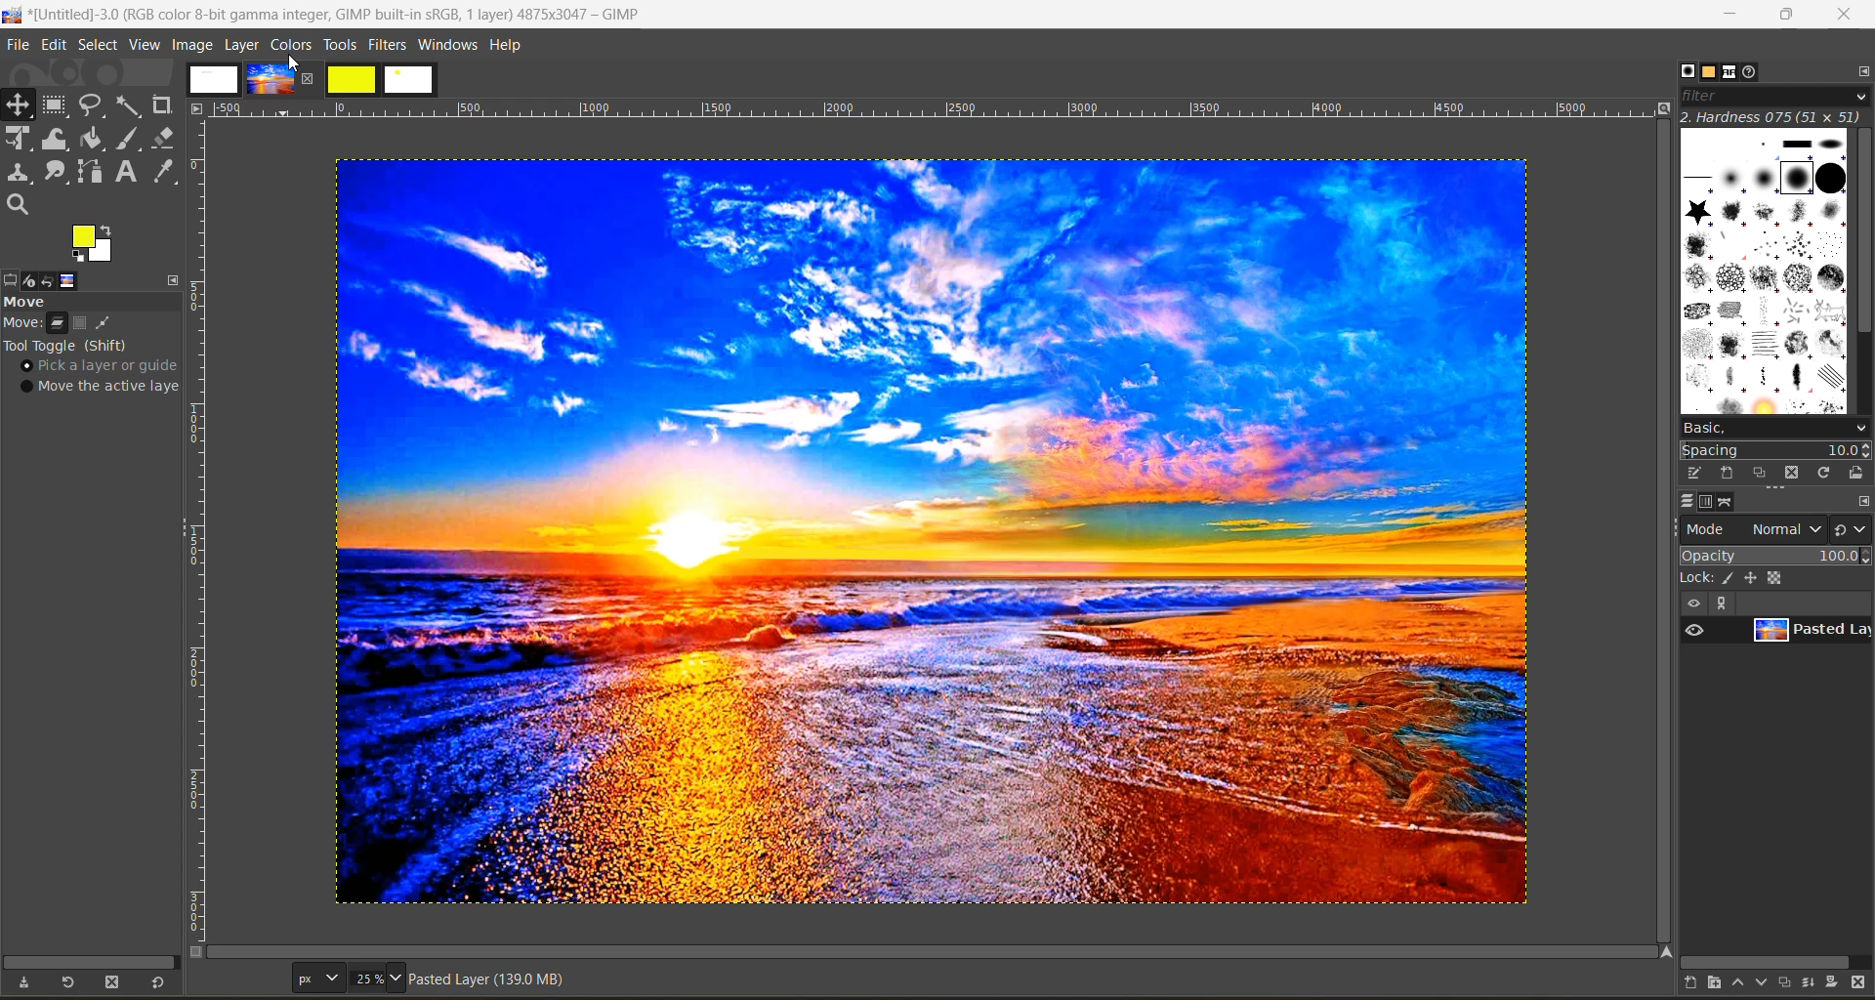 Image resolution: width=1875 pixels, height=1000 pixels. Describe the element at coordinates (339, 47) in the screenshot. I see `tools` at that location.